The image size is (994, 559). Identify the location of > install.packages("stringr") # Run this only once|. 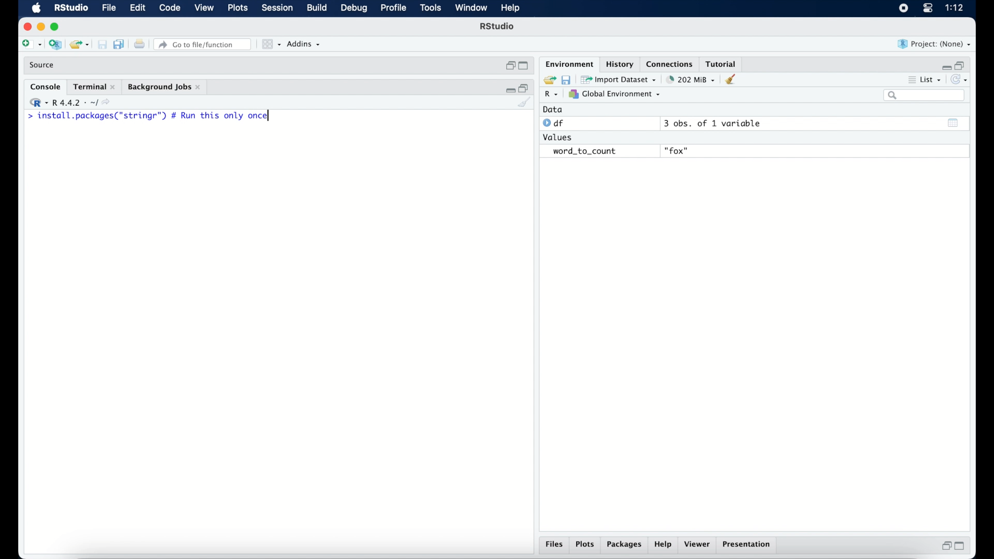
(151, 116).